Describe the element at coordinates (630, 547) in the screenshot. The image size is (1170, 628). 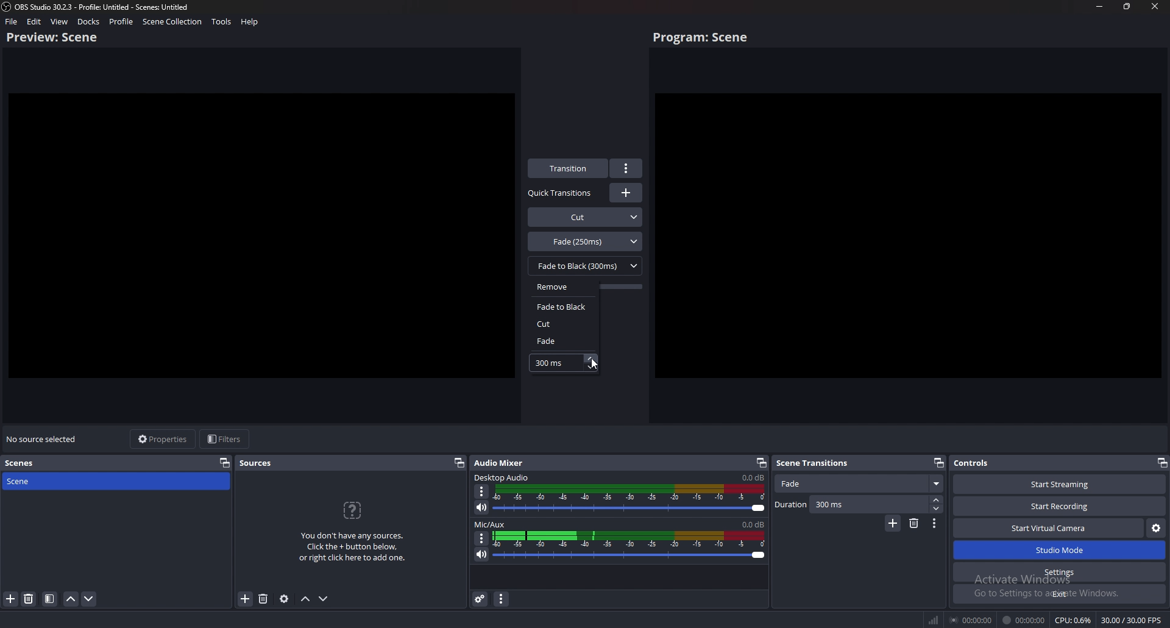
I see `mic/aux sound bar` at that location.